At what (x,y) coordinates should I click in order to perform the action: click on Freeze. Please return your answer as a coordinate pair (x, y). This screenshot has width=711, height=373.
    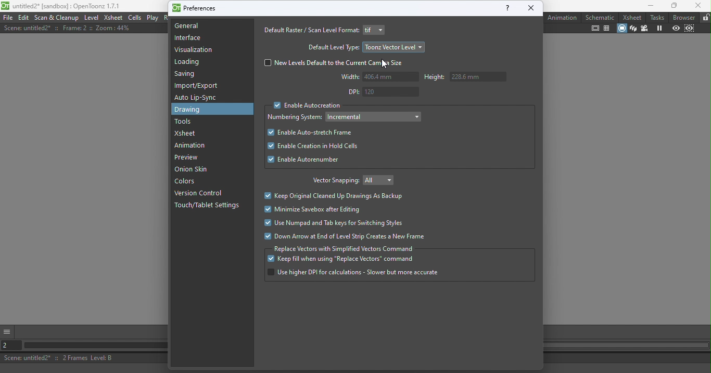
    Looking at the image, I should click on (659, 28).